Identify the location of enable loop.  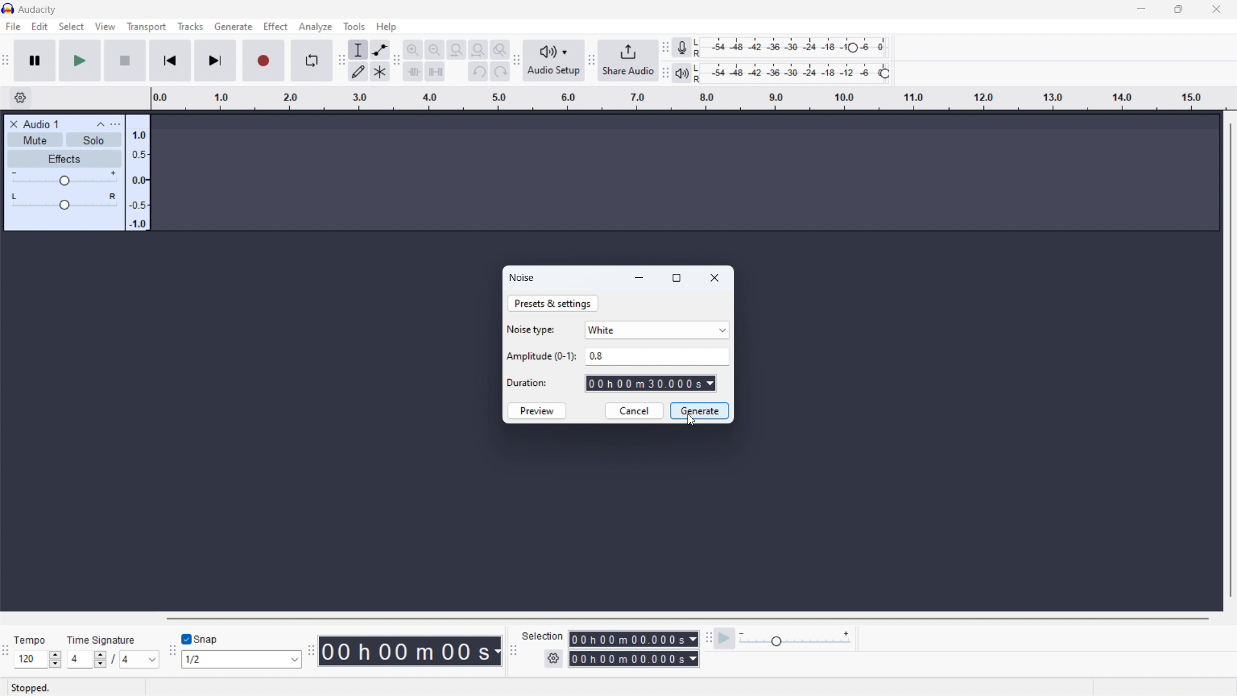
(312, 61).